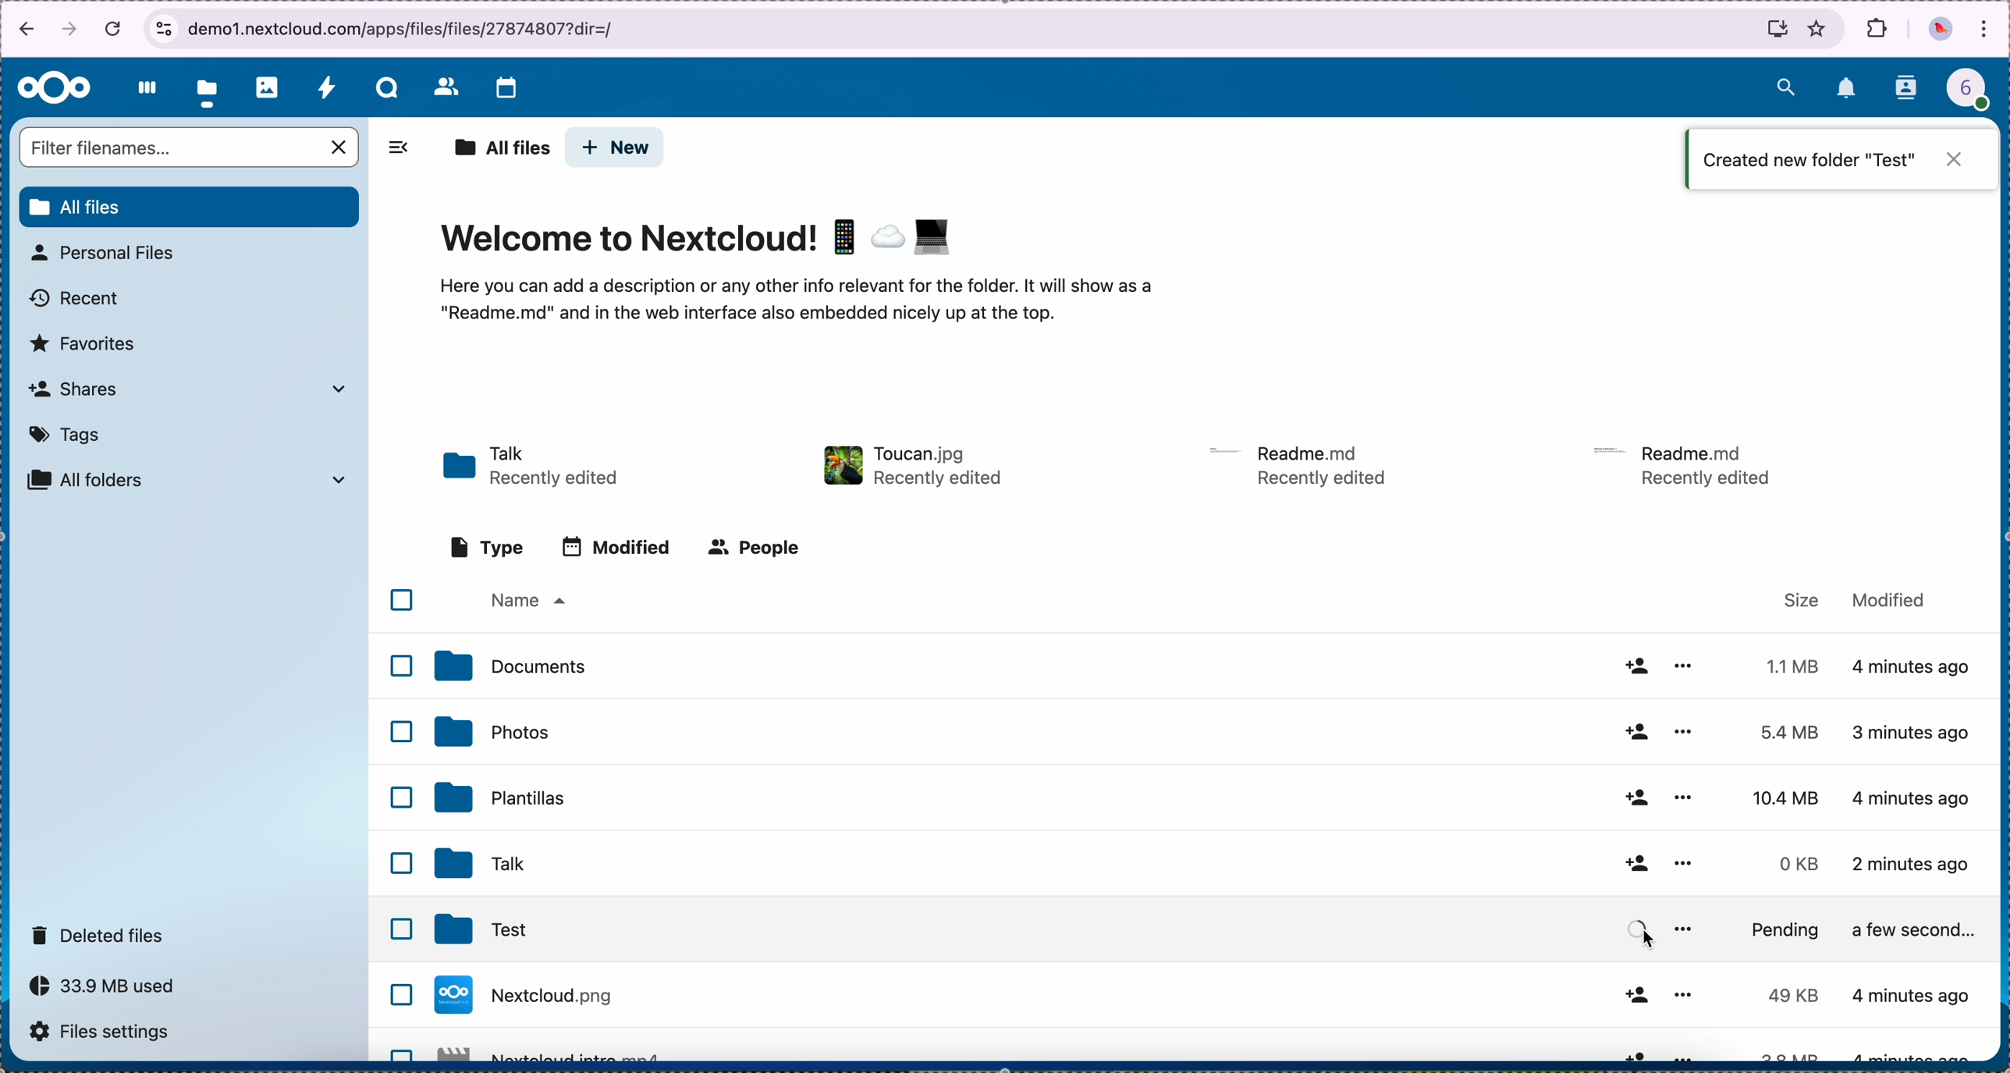 Image resolution: width=2010 pixels, height=1073 pixels. I want to click on 0 KB, so click(1802, 864).